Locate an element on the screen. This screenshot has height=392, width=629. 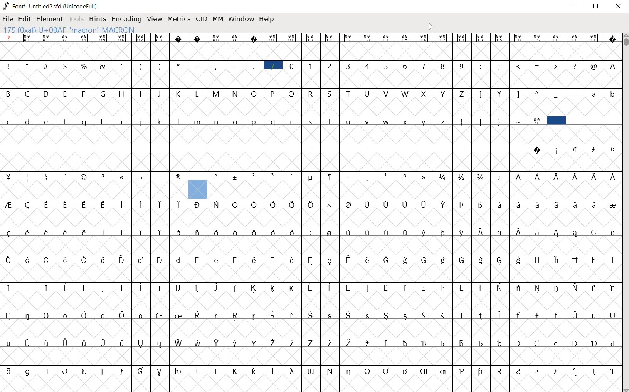
Symbol is located at coordinates (9, 315).